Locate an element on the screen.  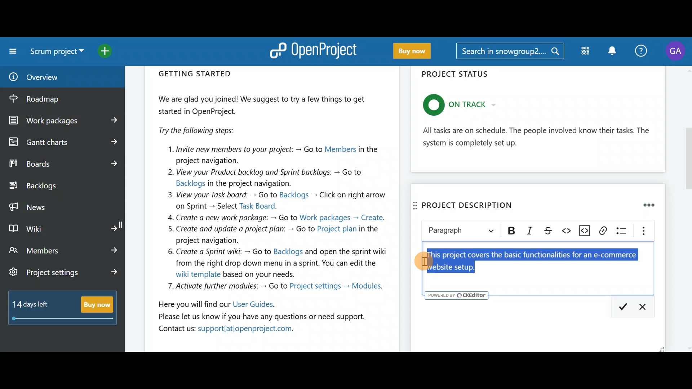
Roadmap is located at coordinates (50, 99).